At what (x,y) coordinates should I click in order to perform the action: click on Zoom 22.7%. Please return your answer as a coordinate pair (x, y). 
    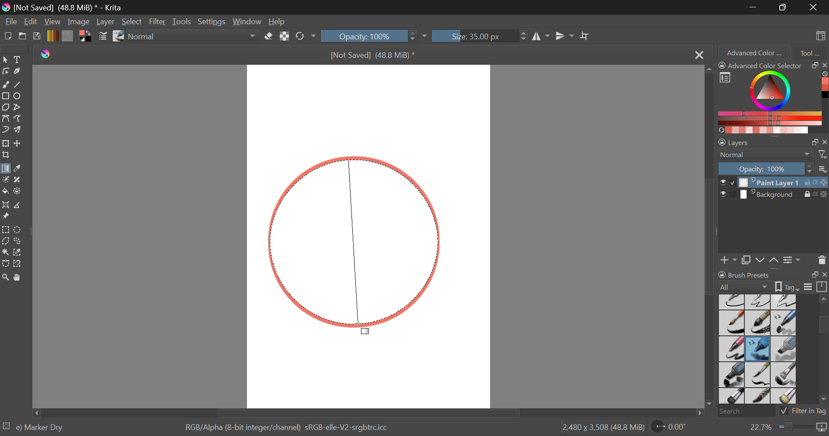
    Looking at the image, I should click on (785, 427).